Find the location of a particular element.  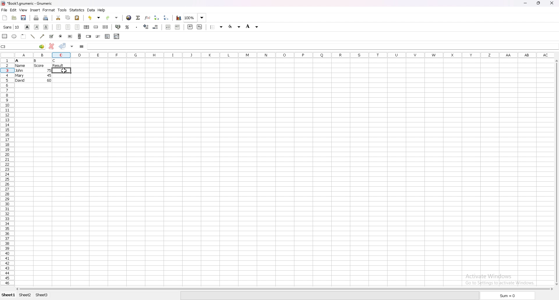

sort descending is located at coordinates (166, 17).